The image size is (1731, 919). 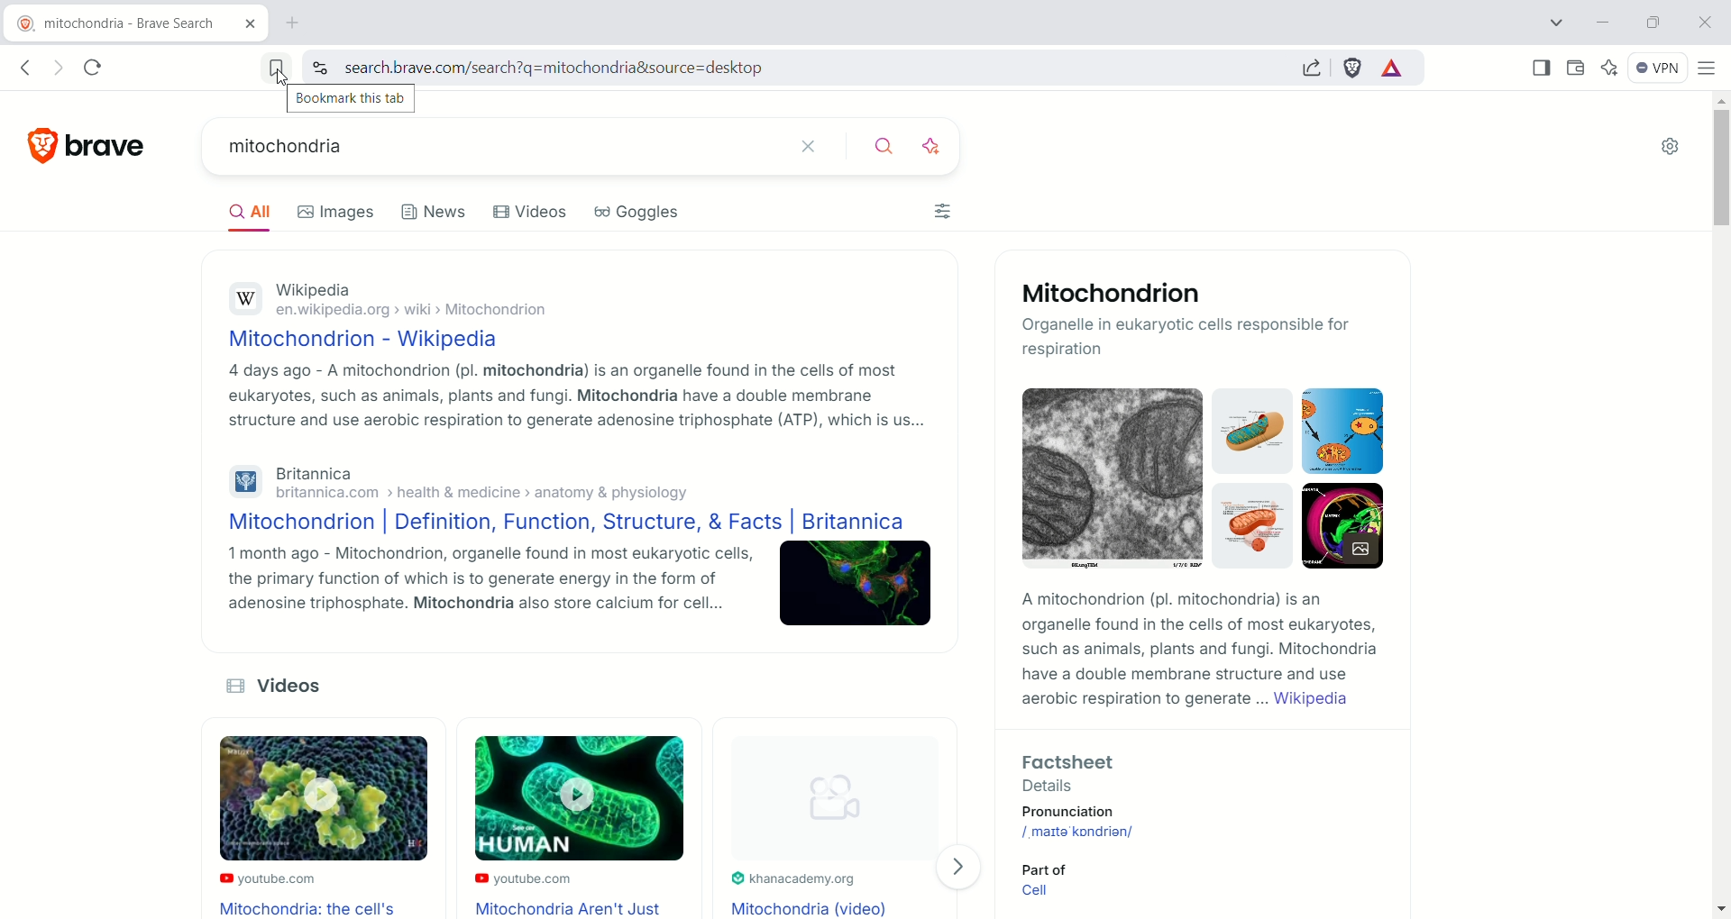 What do you see at coordinates (481, 145) in the screenshot?
I see `current search - mitochondria` at bounding box center [481, 145].